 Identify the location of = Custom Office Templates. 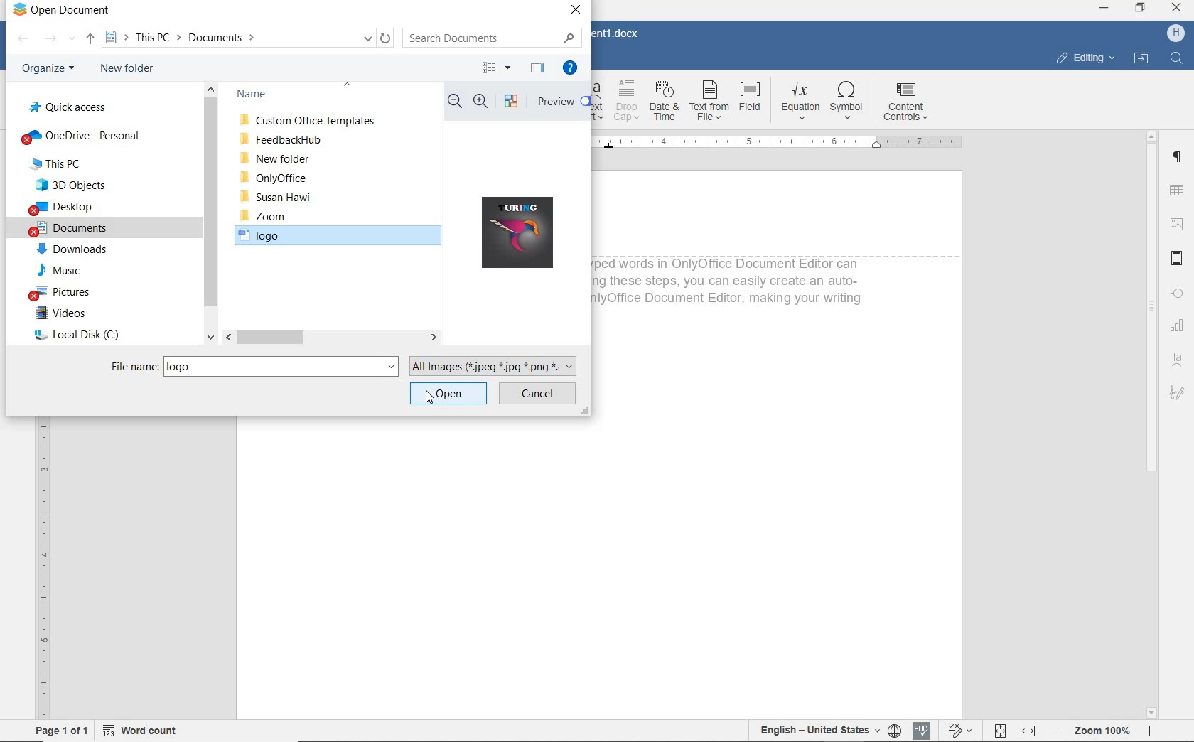
(310, 121).